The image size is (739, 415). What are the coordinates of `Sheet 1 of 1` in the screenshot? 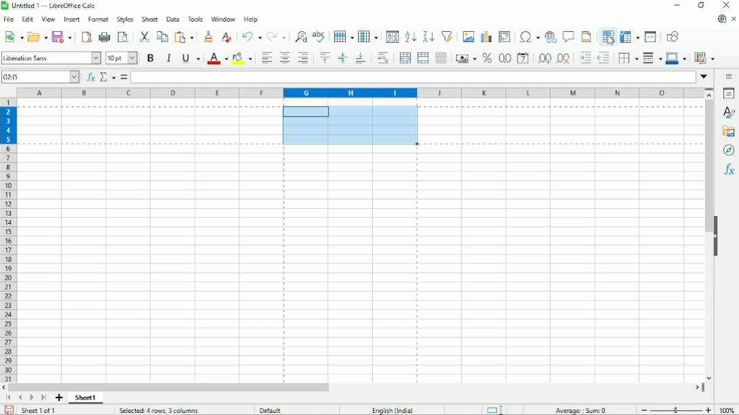 It's located at (40, 410).